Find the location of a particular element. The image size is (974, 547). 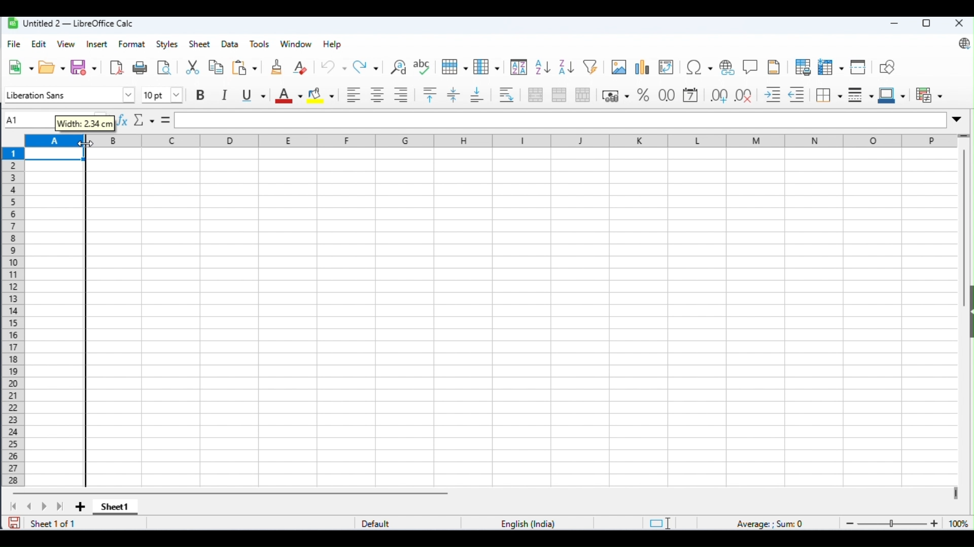

format is located at coordinates (132, 44).